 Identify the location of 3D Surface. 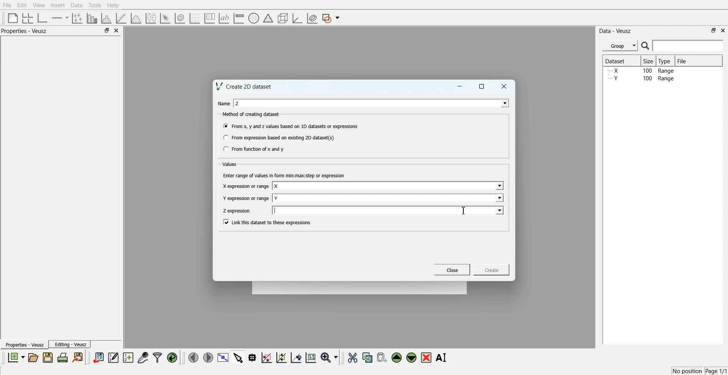
(165, 18).